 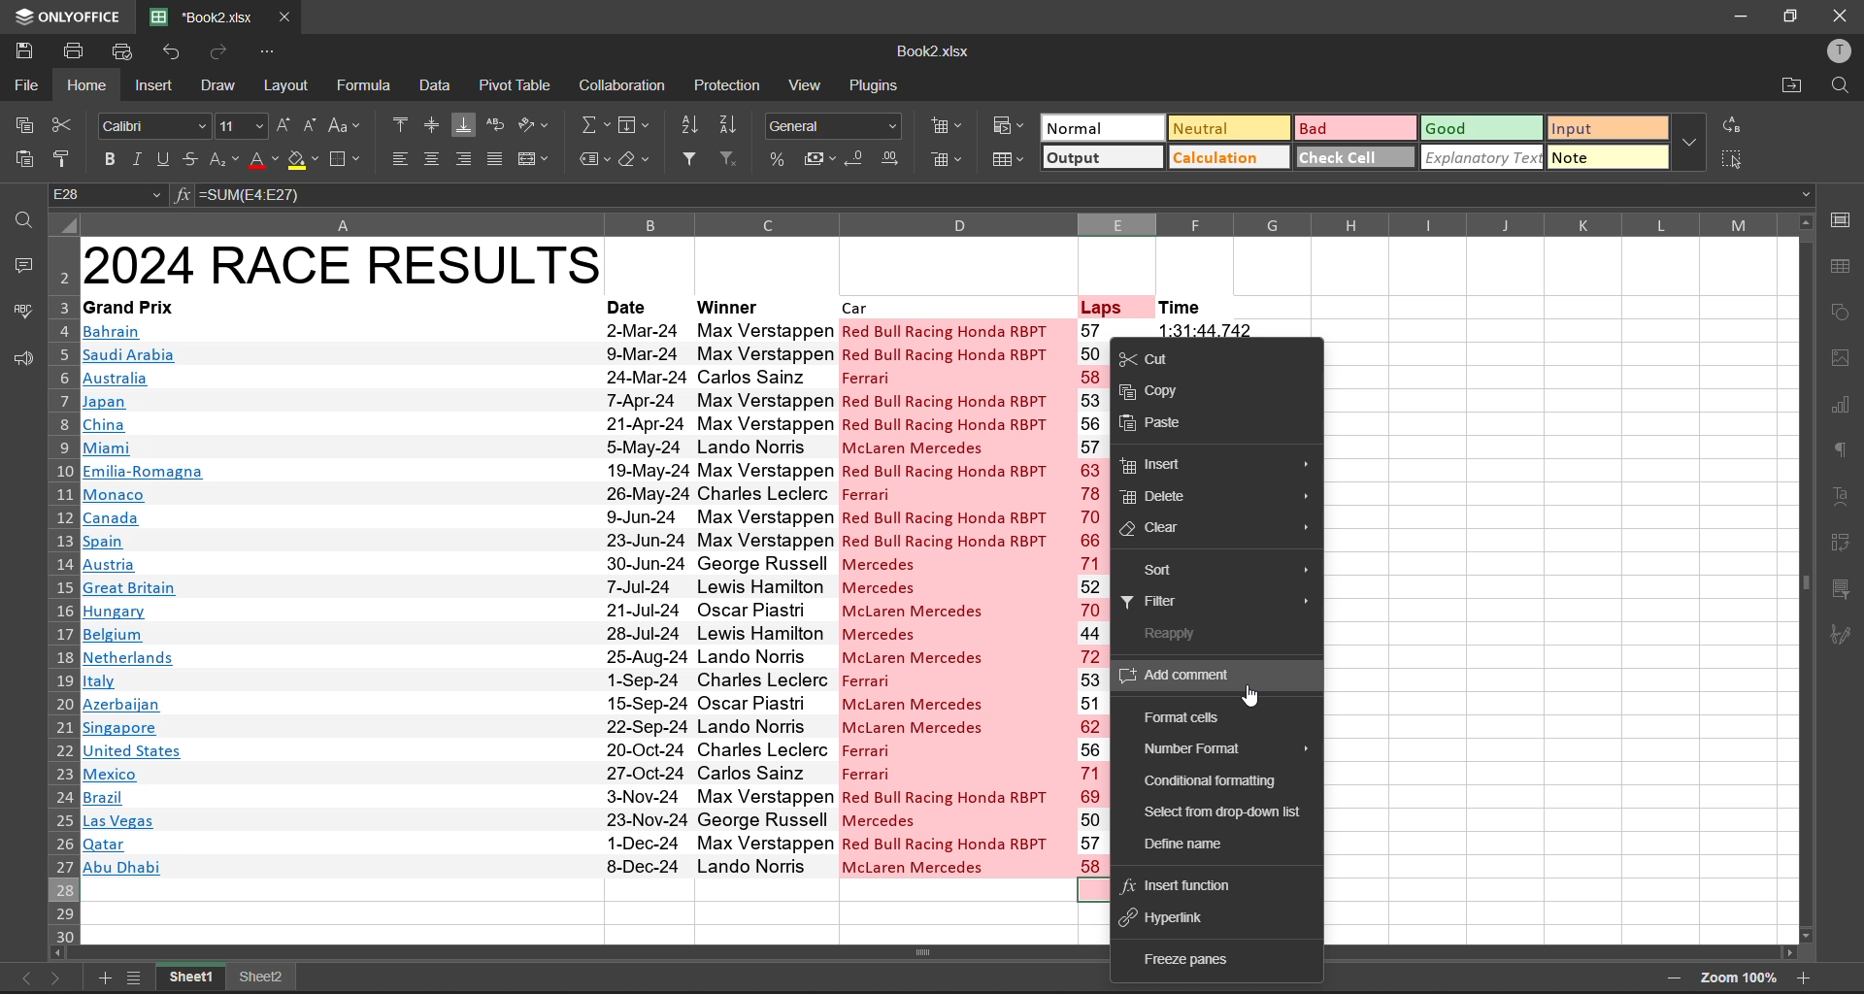 I want to click on merge and center, so click(x=536, y=160).